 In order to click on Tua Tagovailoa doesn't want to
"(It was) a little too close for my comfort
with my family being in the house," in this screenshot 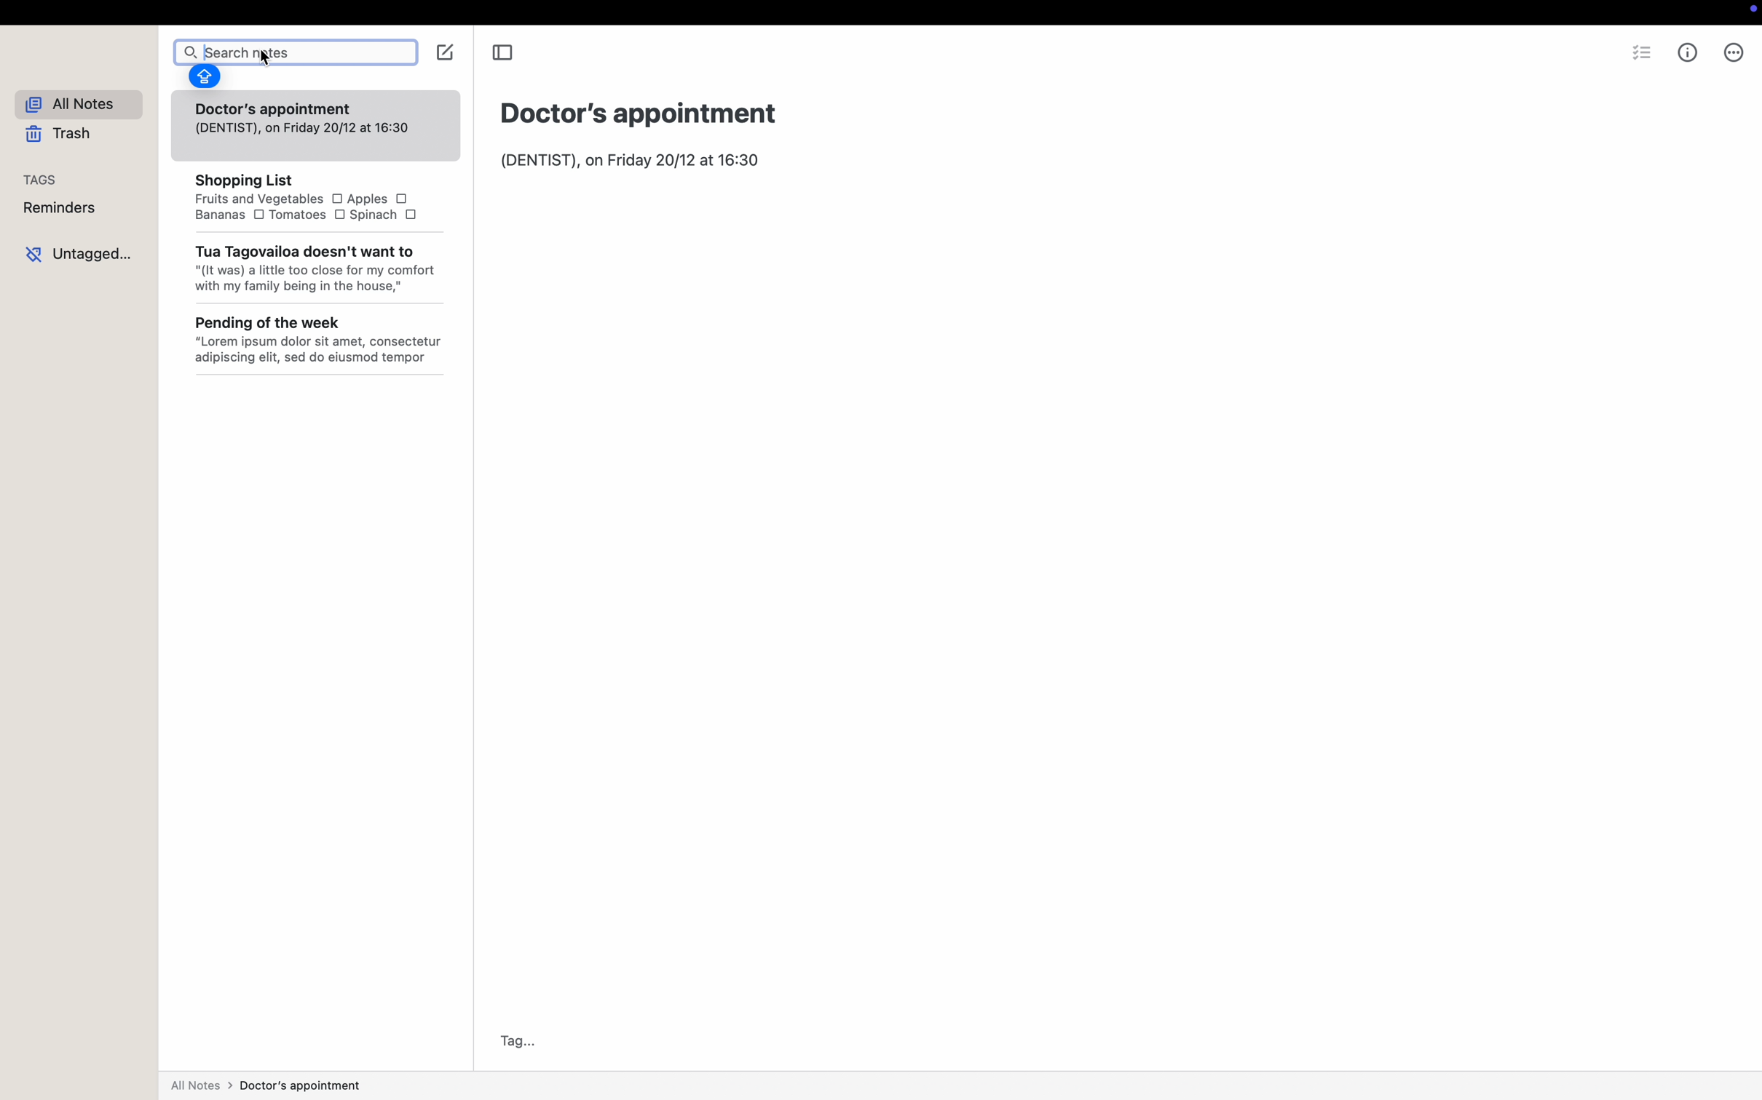, I will do `click(316, 276)`.